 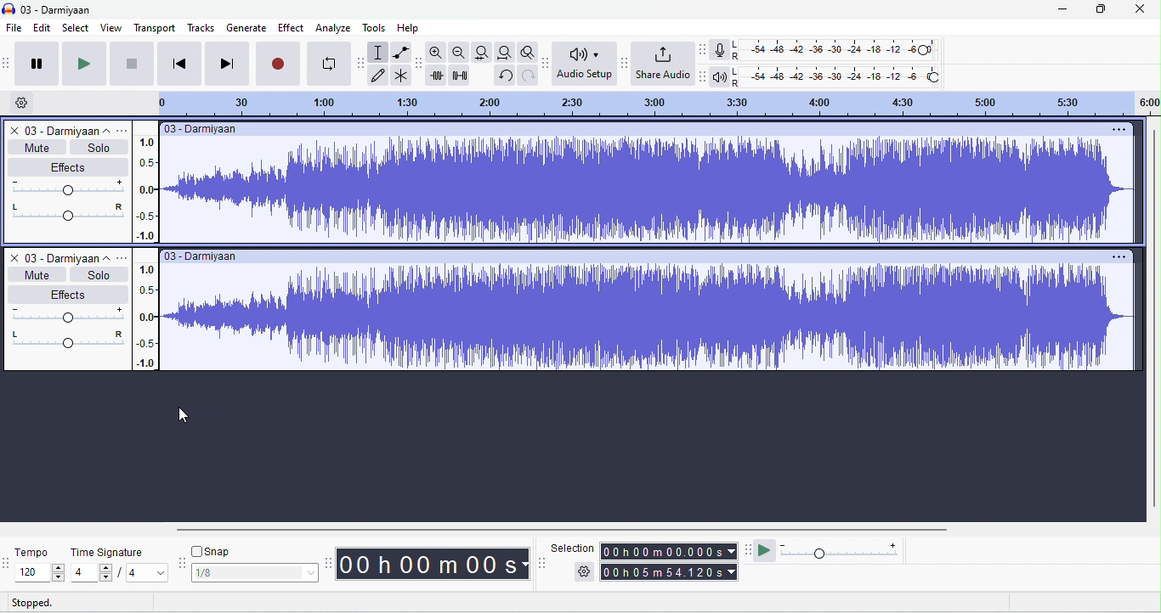 I want to click on playback level, so click(x=839, y=78).